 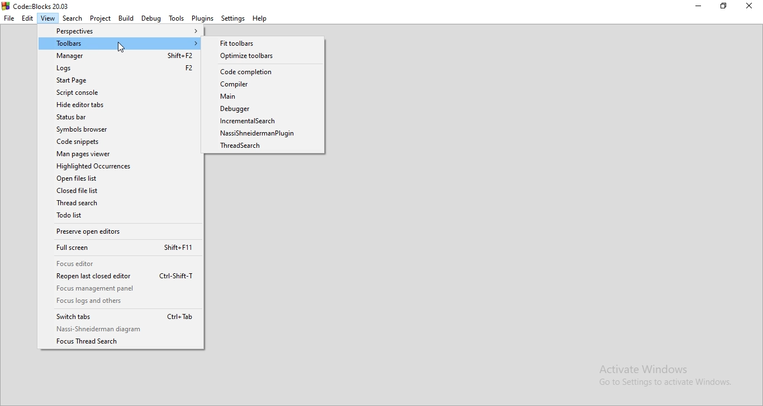 What do you see at coordinates (120, 80) in the screenshot?
I see `Start Page` at bounding box center [120, 80].